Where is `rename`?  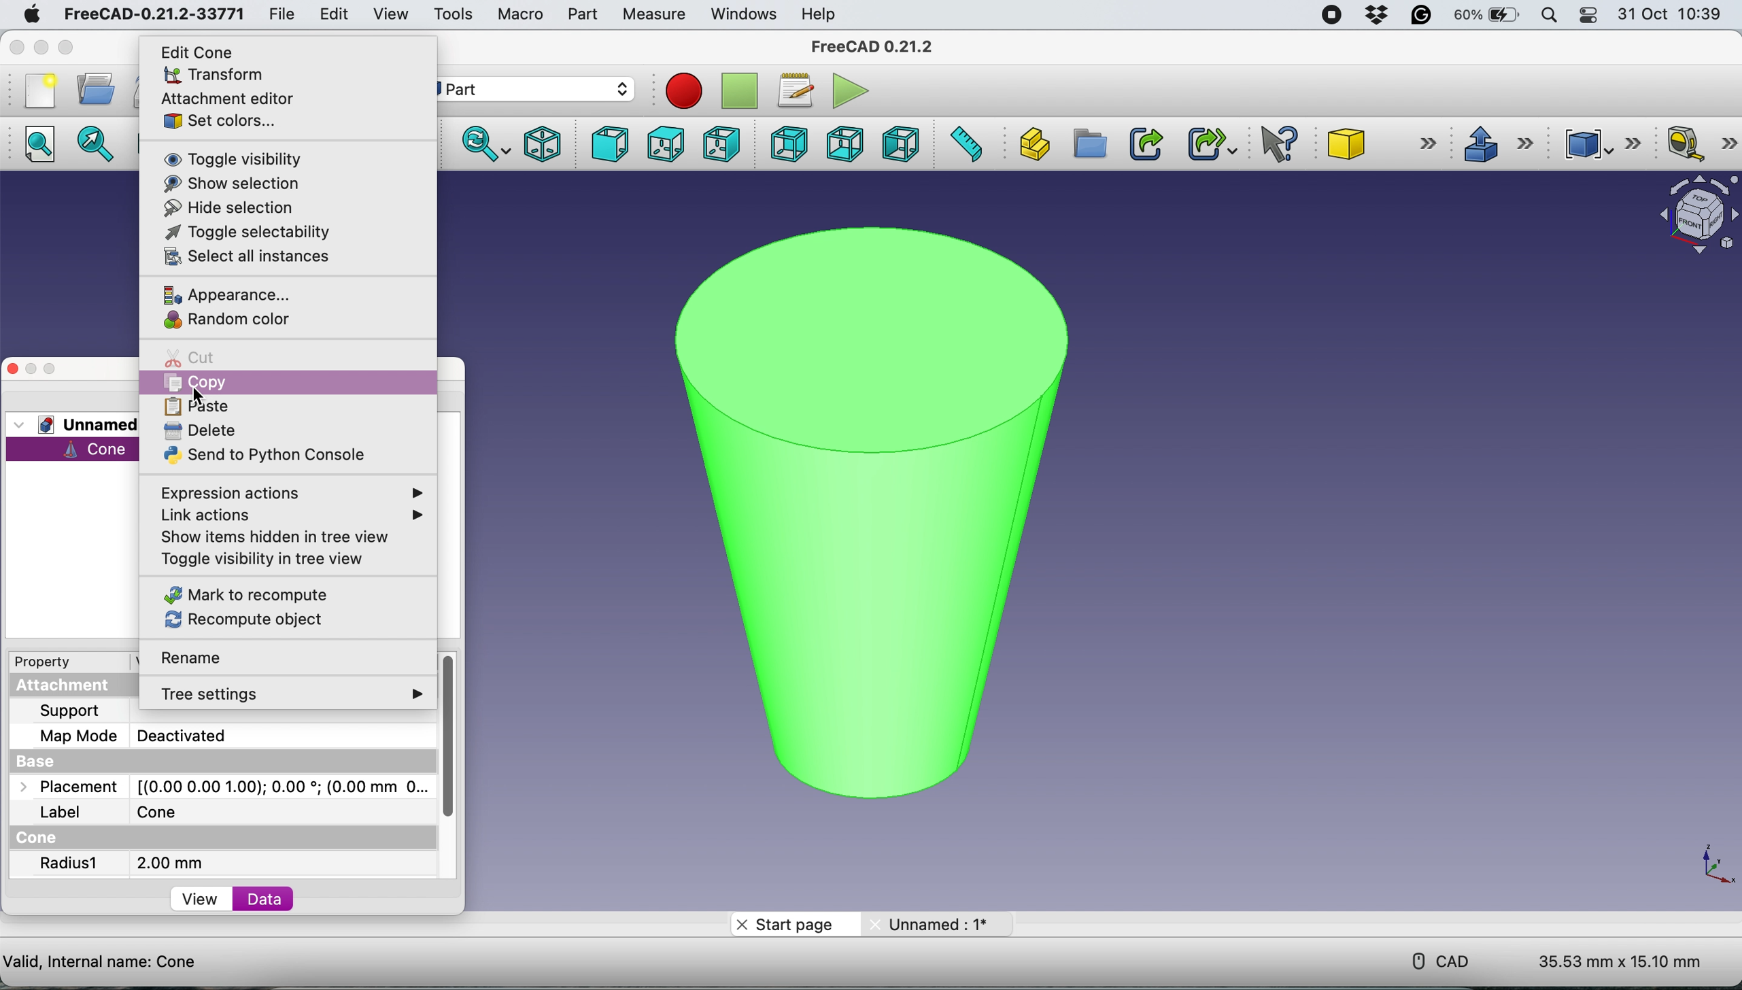 rename is located at coordinates (207, 658).